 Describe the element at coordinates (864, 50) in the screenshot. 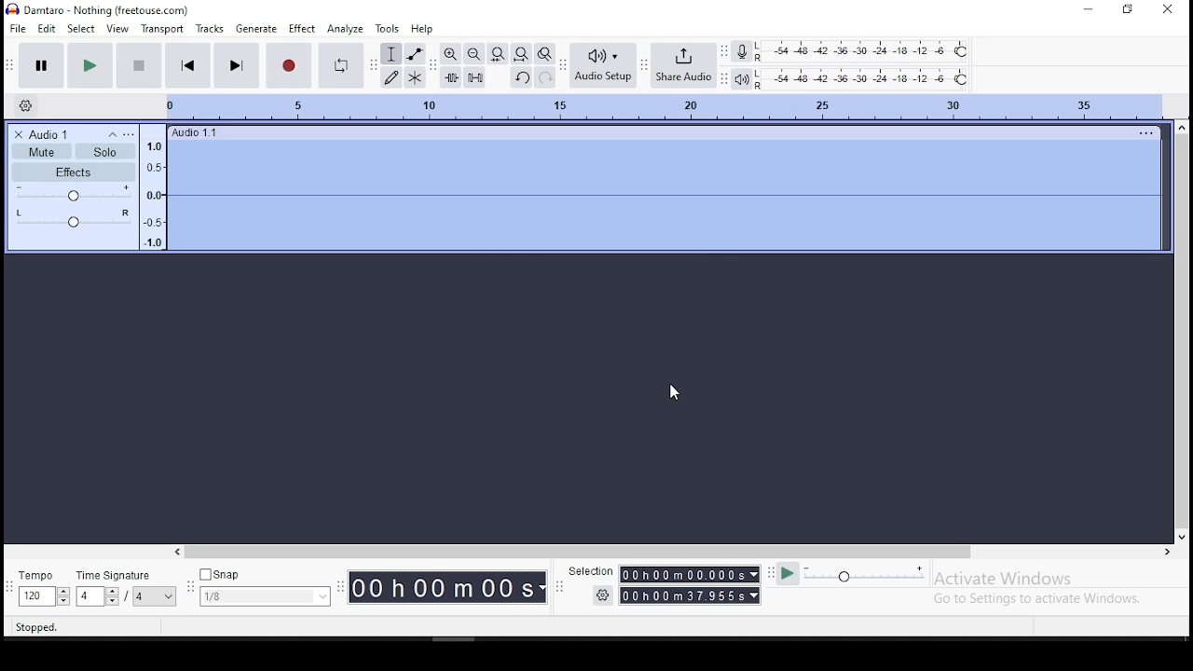

I see `recording level` at that location.